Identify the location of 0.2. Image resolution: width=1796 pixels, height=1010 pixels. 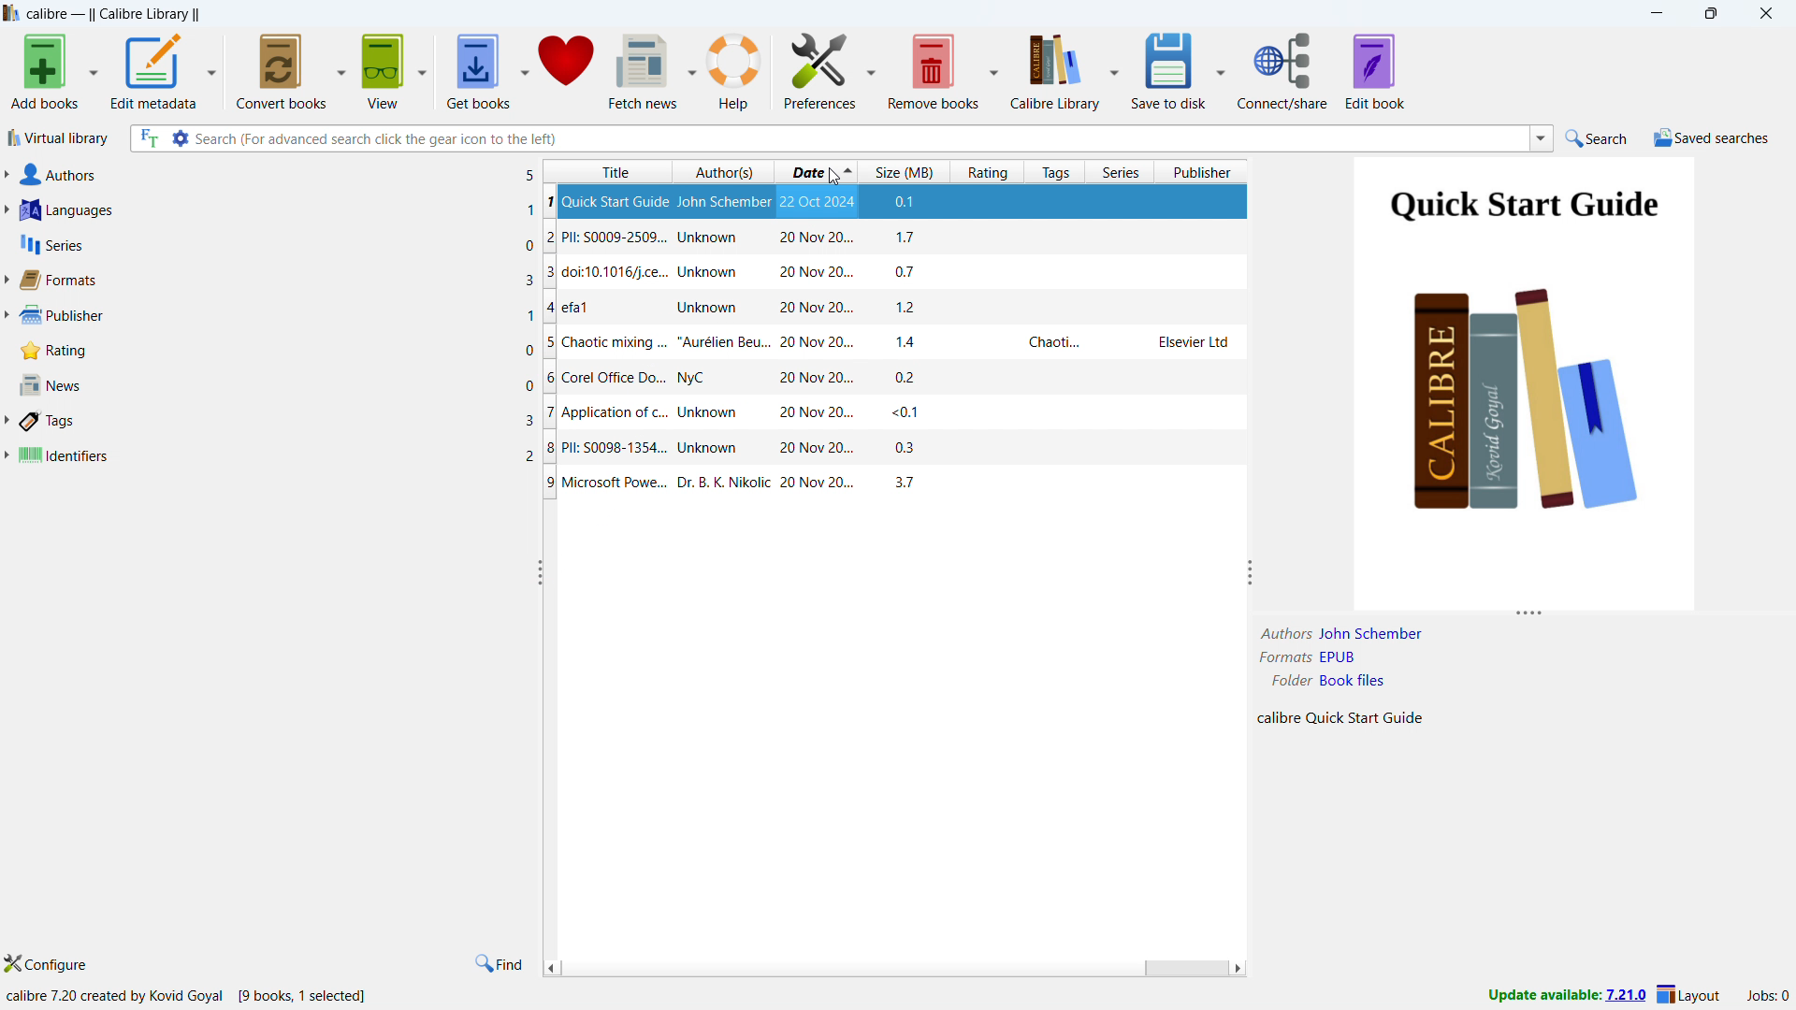
(911, 450).